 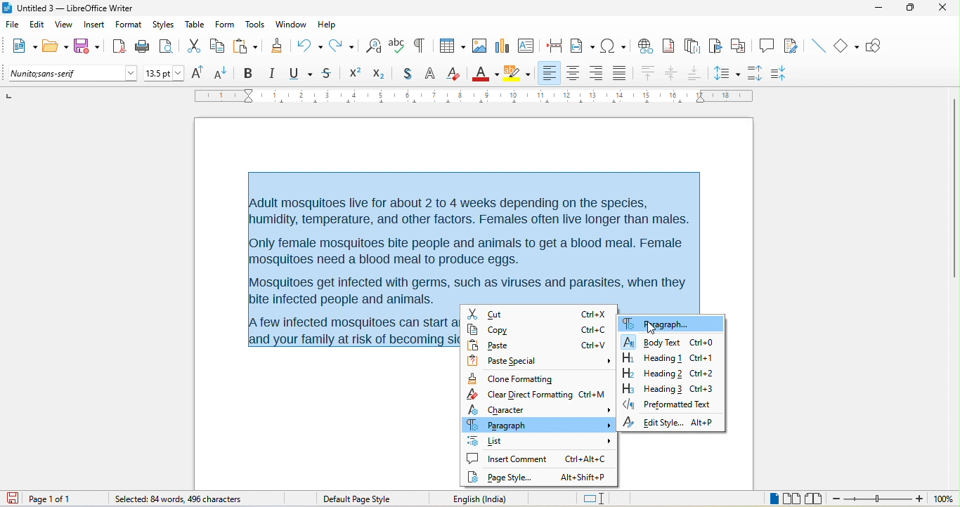 What do you see at coordinates (195, 24) in the screenshot?
I see `table` at bounding box center [195, 24].